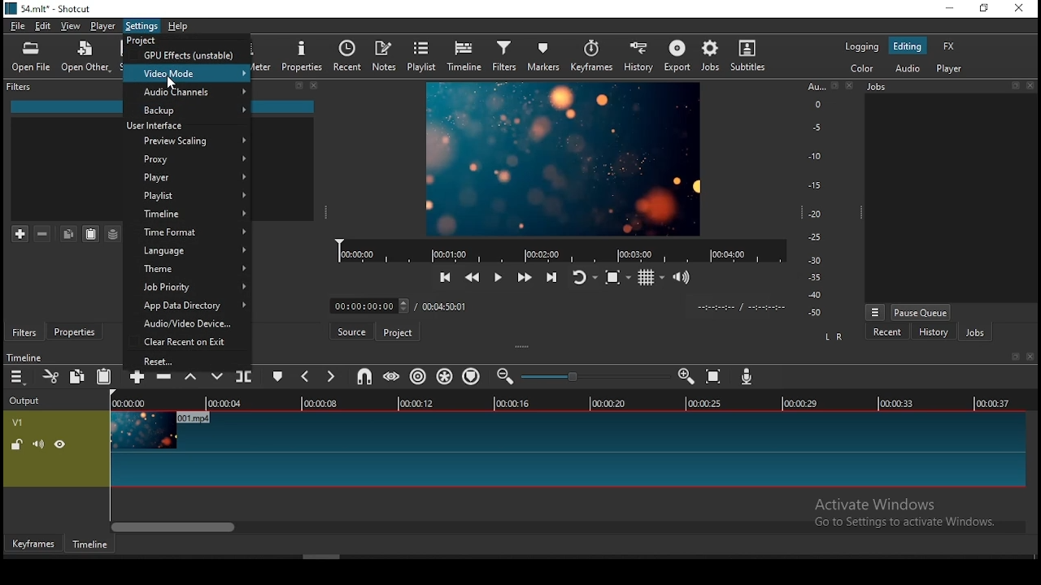  What do you see at coordinates (1013, 357) in the screenshot?
I see `restore` at bounding box center [1013, 357].